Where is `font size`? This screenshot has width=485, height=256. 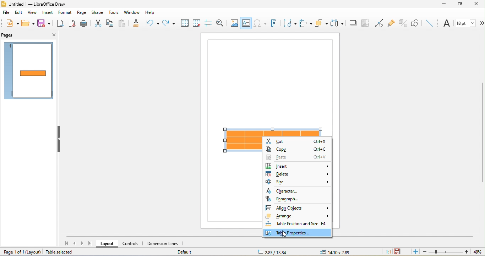
font size is located at coordinates (467, 23).